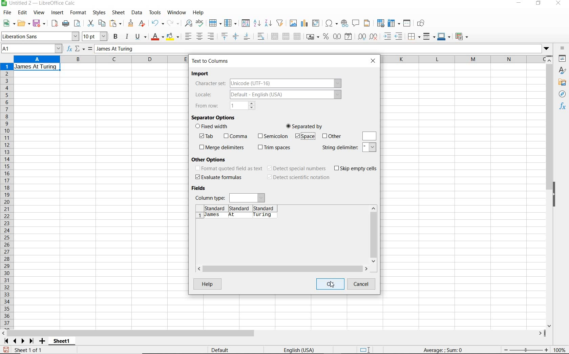  I want to click on add sheet, so click(41, 341).